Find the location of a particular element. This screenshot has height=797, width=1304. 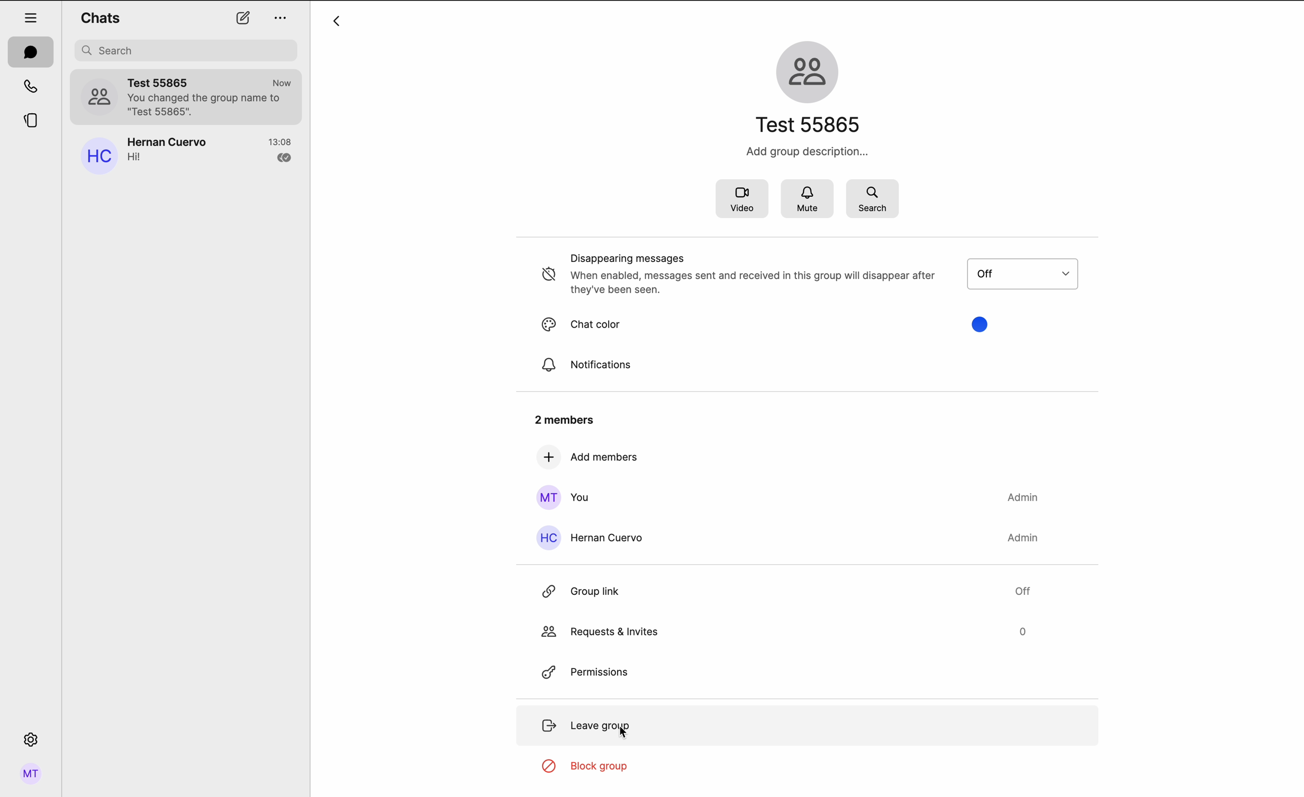

Hernan Cuervo's chat is located at coordinates (212, 153).